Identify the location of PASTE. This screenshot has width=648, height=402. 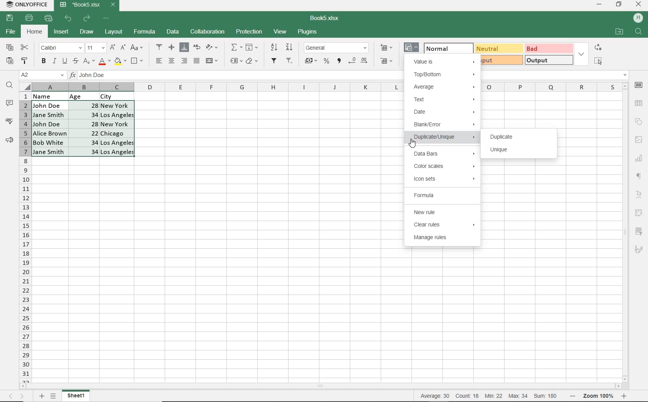
(10, 61).